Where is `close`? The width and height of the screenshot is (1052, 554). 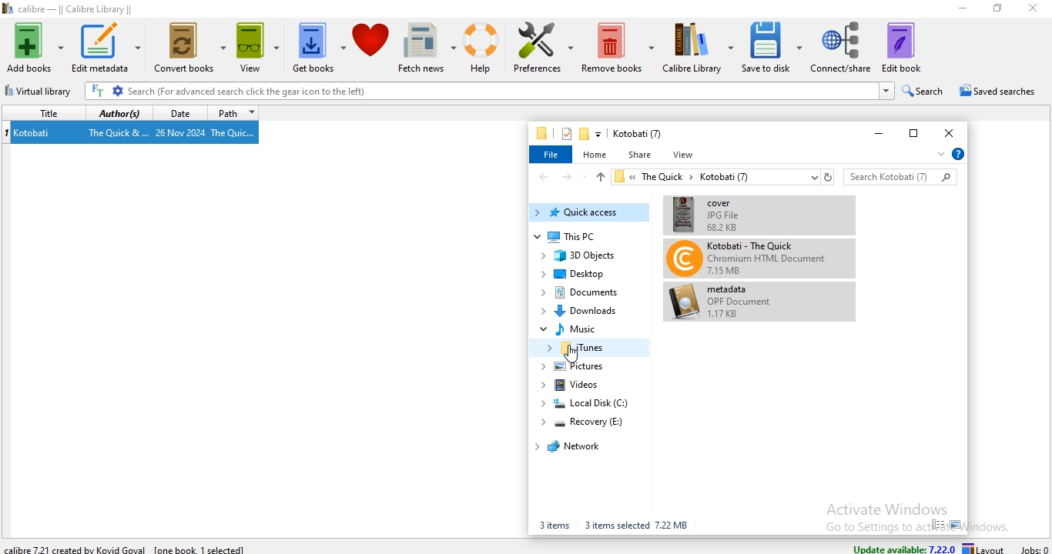 close is located at coordinates (951, 131).